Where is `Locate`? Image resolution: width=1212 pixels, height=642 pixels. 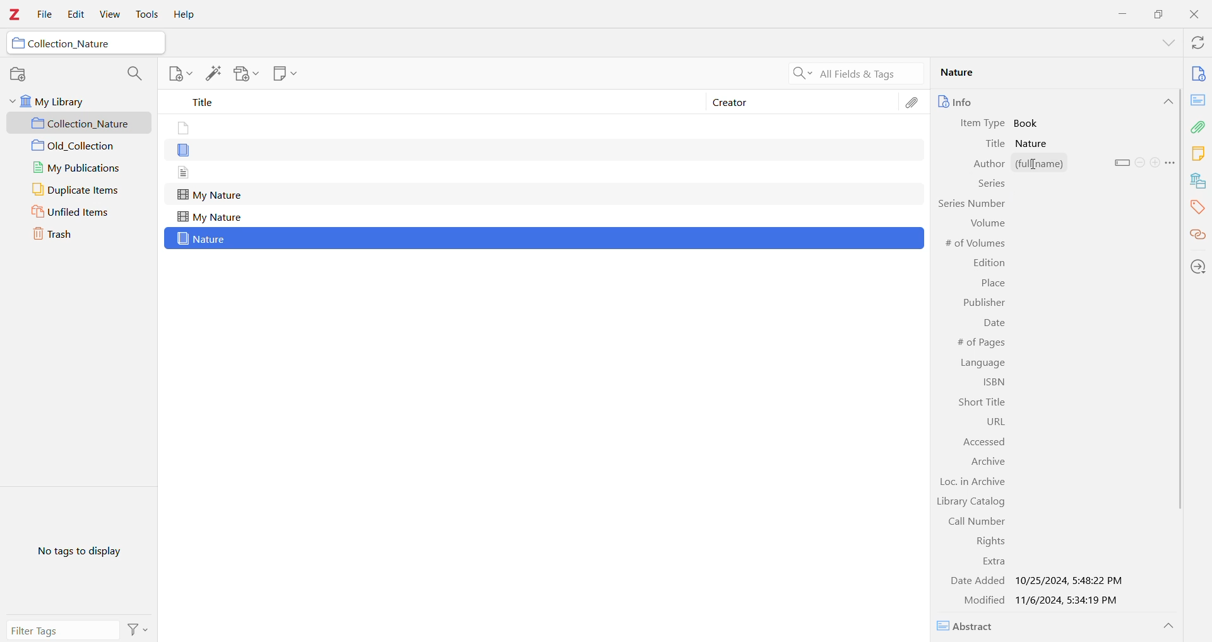 Locate is located at coordinates (1198, 267).